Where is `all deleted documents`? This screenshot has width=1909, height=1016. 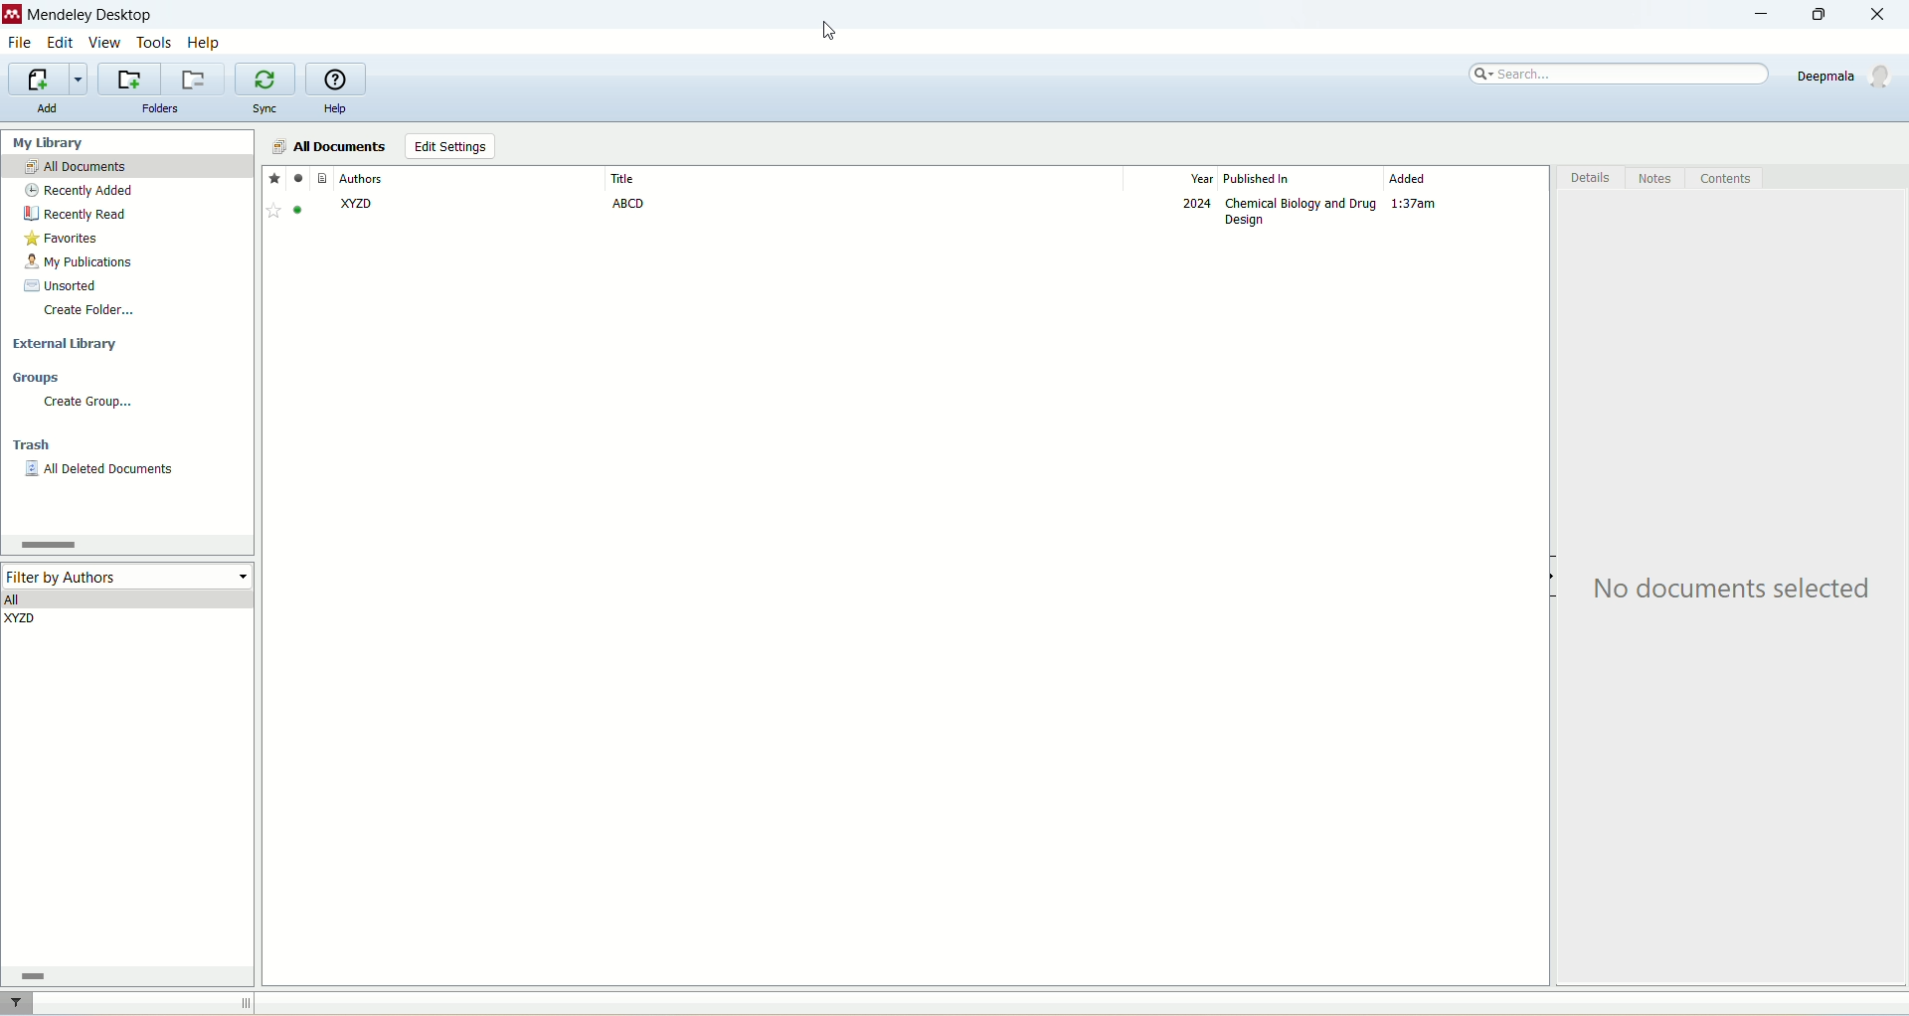
all deleted documents is located at coordinates (98, 469).